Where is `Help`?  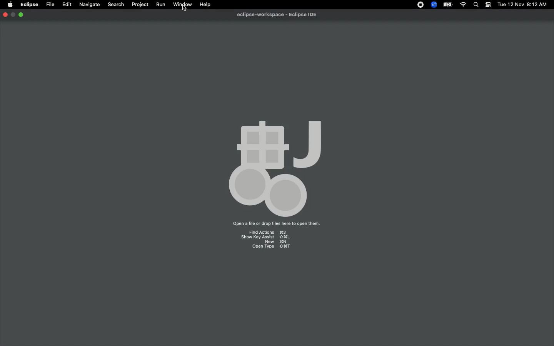
Help is located at coordinates (205, 5).